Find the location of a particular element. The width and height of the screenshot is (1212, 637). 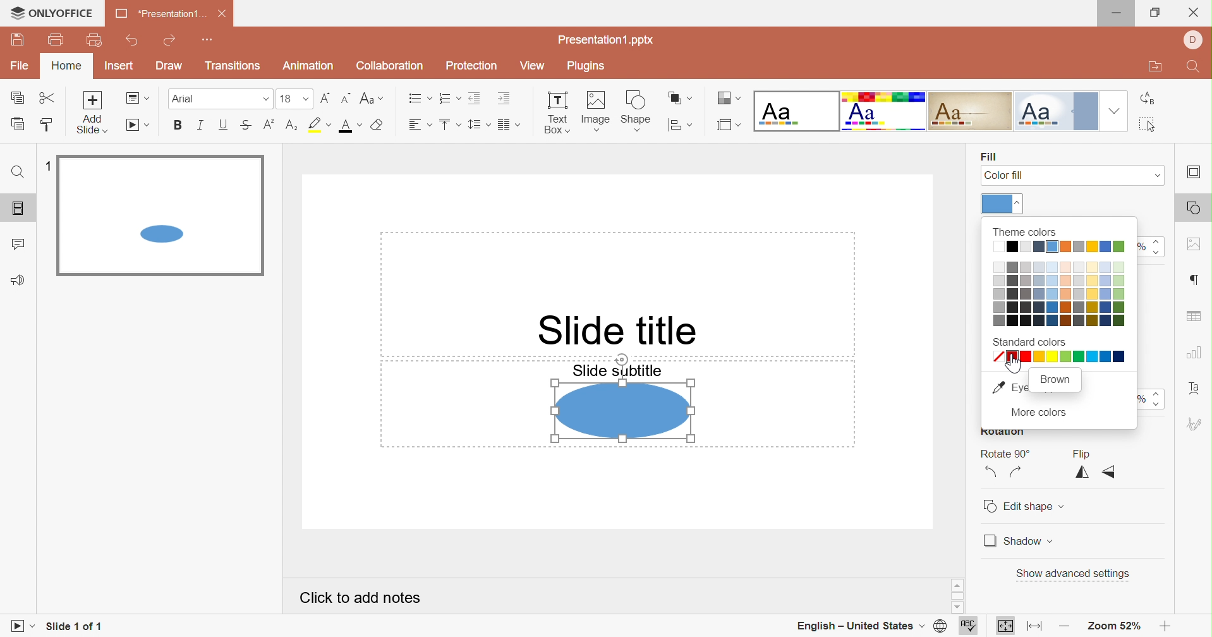

Transitions is located at coordinates (233, 66).